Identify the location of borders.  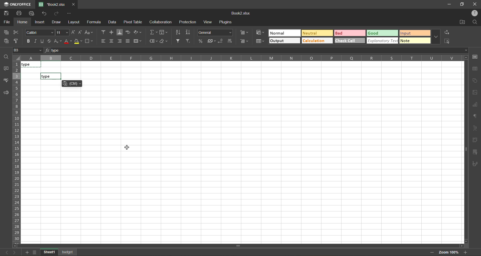
(89, 41).